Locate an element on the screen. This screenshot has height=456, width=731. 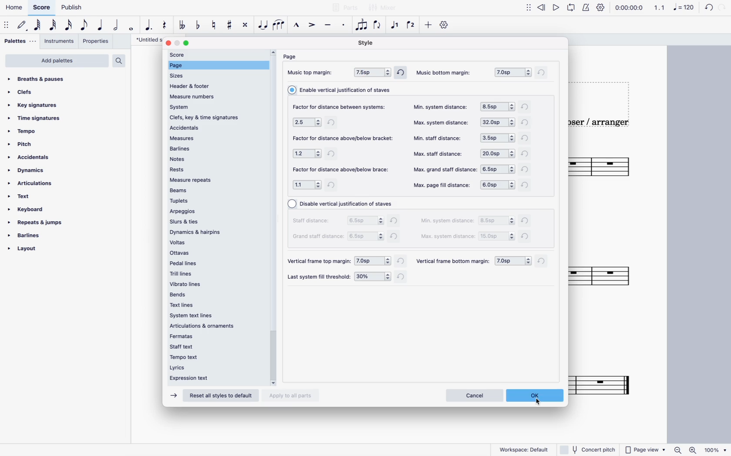
options is located at coordinates (497, 221).